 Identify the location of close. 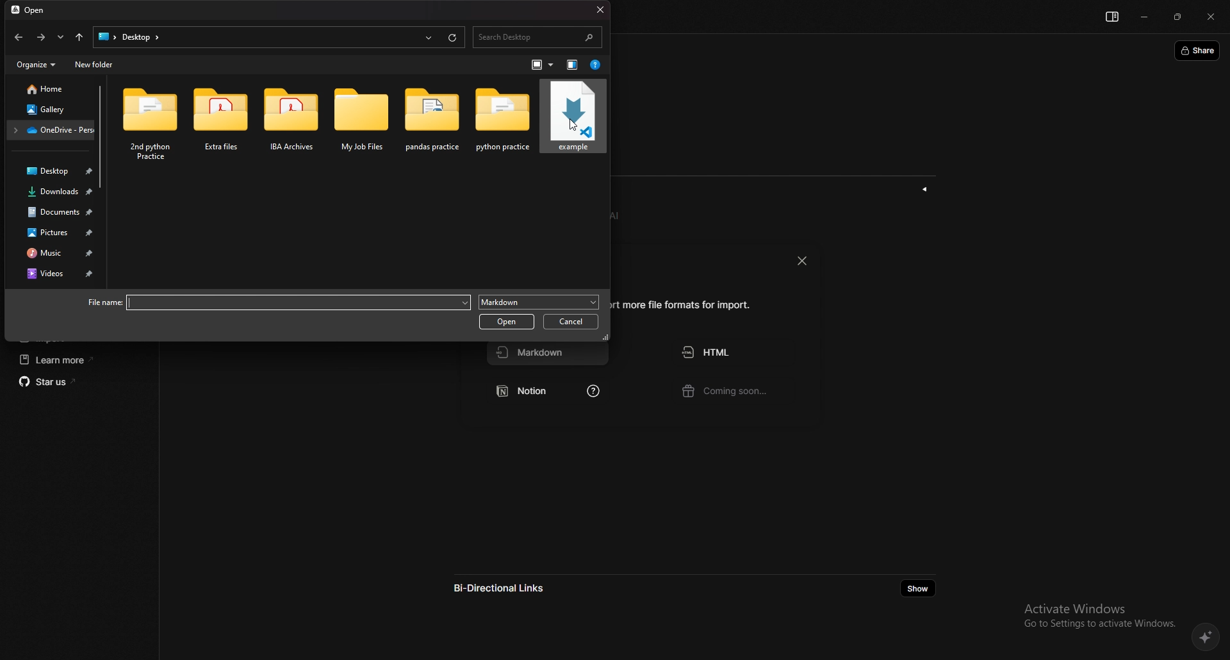
(801, 260).